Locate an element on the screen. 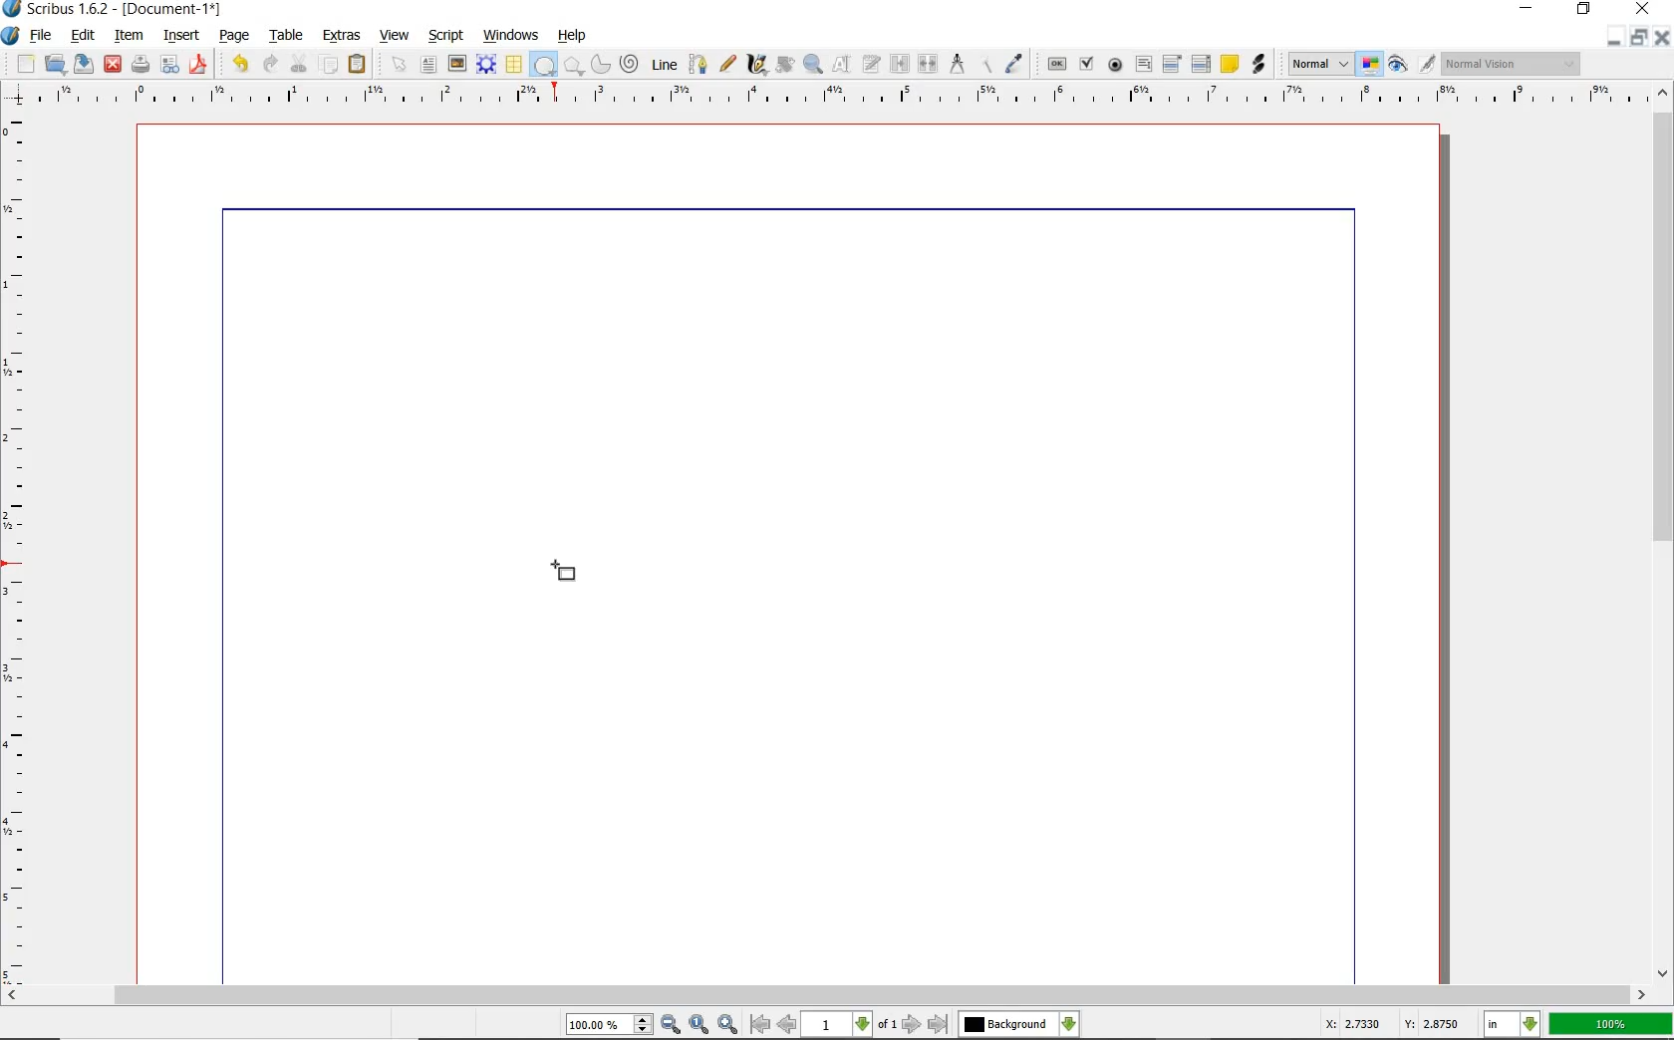  select current unit is located at coordinates (1512, 1022).